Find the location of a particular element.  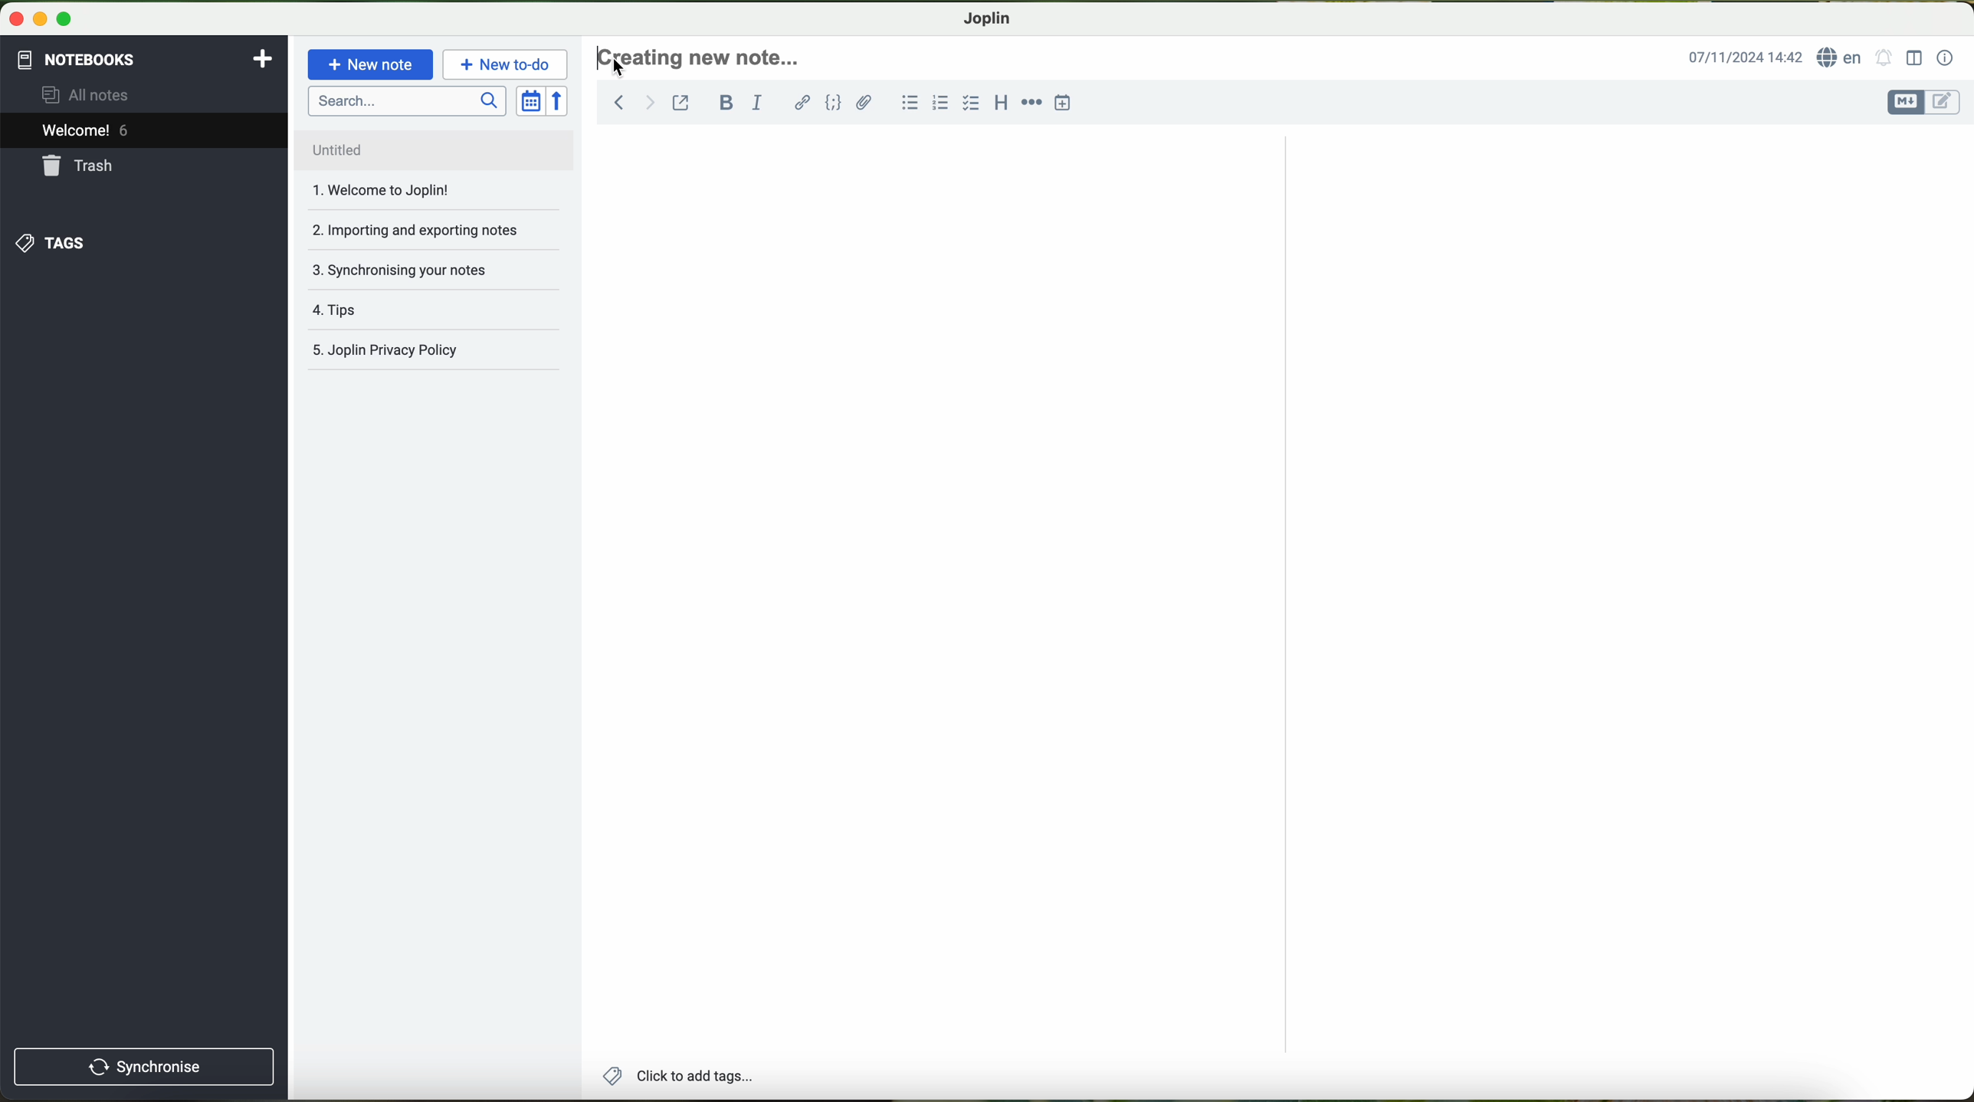

tags is located at coordinates (143, 243).